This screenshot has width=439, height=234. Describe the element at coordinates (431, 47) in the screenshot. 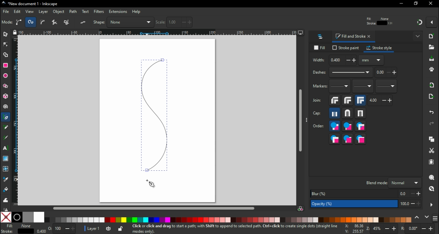

I see `open file dialogue` at that location.